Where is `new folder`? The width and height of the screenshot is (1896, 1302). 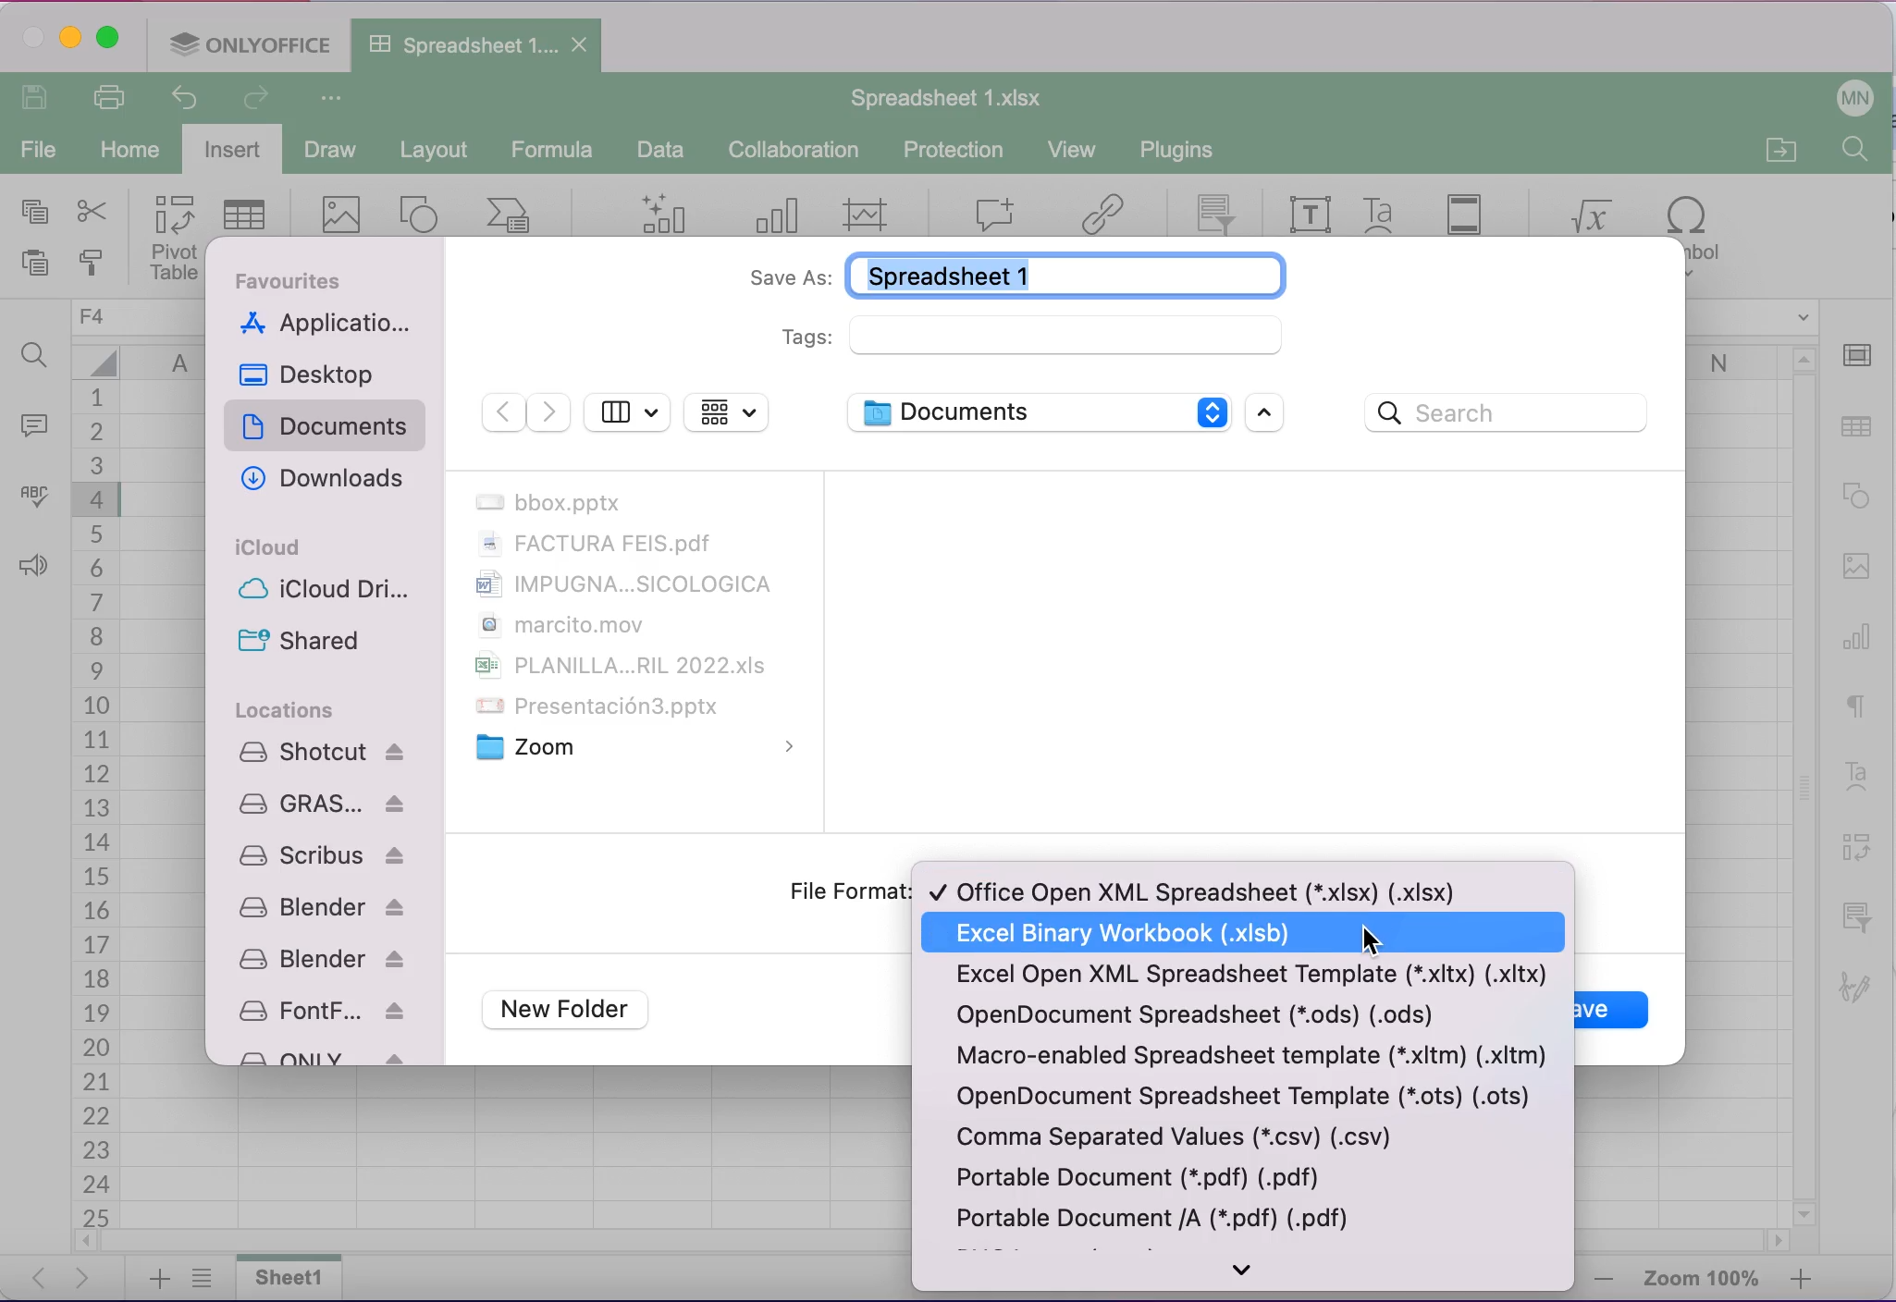 new folder is located at coordinates (573, 1012).